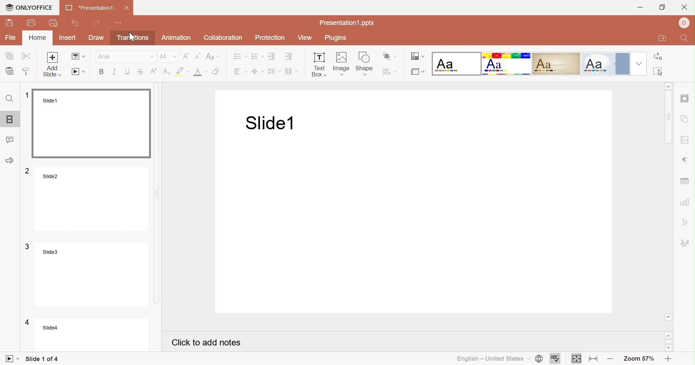  What do you see at coordinates (684, 140) in the screenshot?
I see `Insert image` at bounding box center [684, 140].